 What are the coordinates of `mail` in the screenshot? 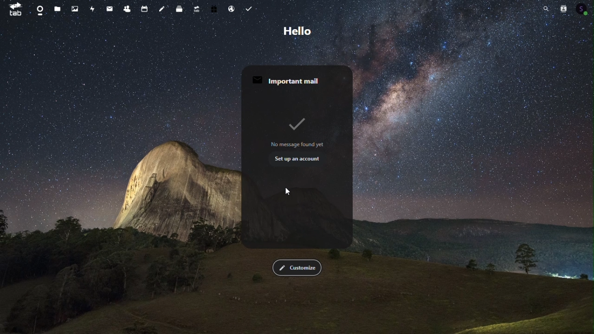 It's located at (110, 8).